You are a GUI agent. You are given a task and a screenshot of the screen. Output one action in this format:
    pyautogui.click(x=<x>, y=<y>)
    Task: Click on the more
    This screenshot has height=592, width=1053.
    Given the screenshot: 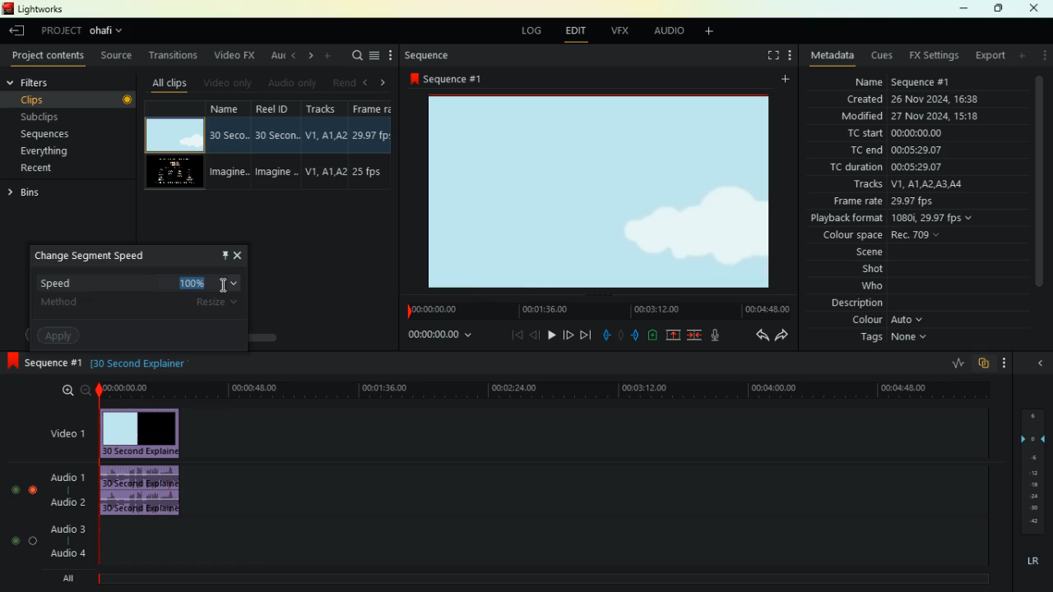 What is the action you would take?
    pyautogui.click(x=1004, y=363)
    